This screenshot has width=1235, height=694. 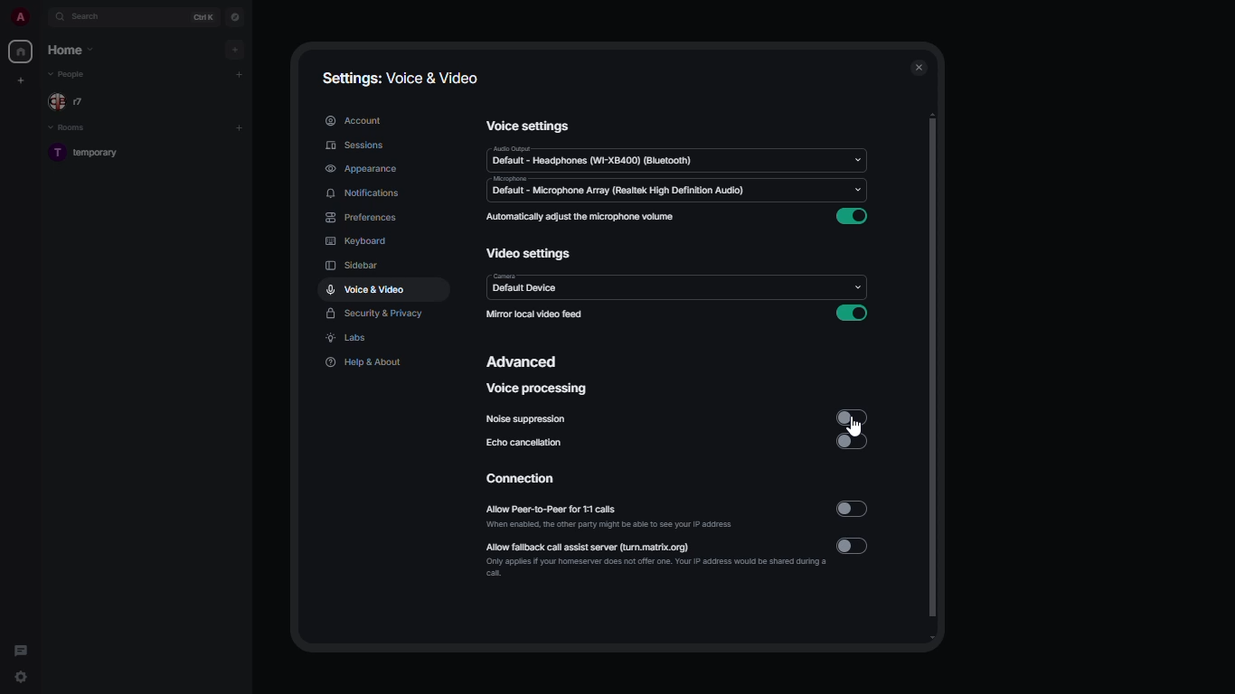 I want to click on rooms, so click(x=70, y=128).